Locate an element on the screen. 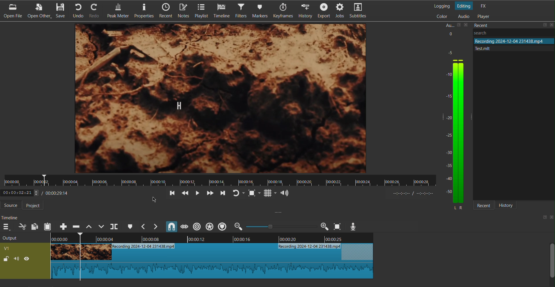  (un)hide is located at coordinates (27, 258).